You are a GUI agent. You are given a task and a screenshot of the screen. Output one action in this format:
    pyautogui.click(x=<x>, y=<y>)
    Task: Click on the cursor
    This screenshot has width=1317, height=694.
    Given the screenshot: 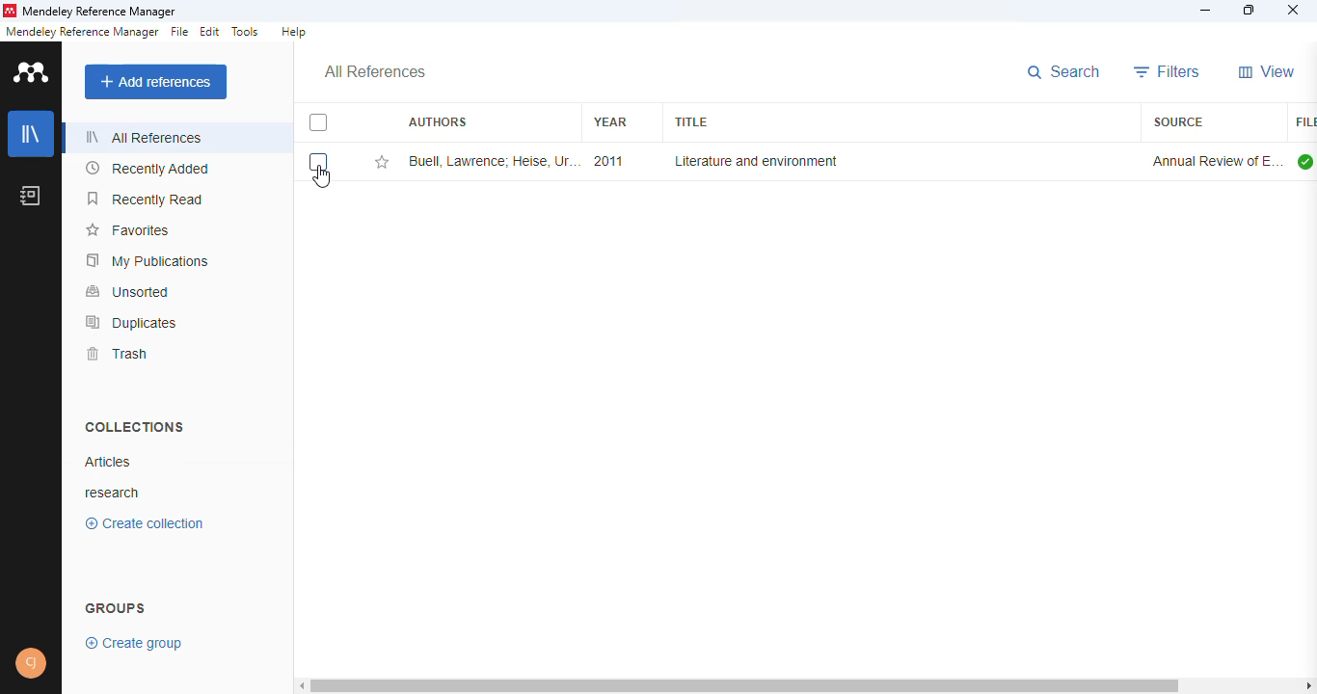 What is the action you would take?
    pyautogui.click(x=323, y=177)
    